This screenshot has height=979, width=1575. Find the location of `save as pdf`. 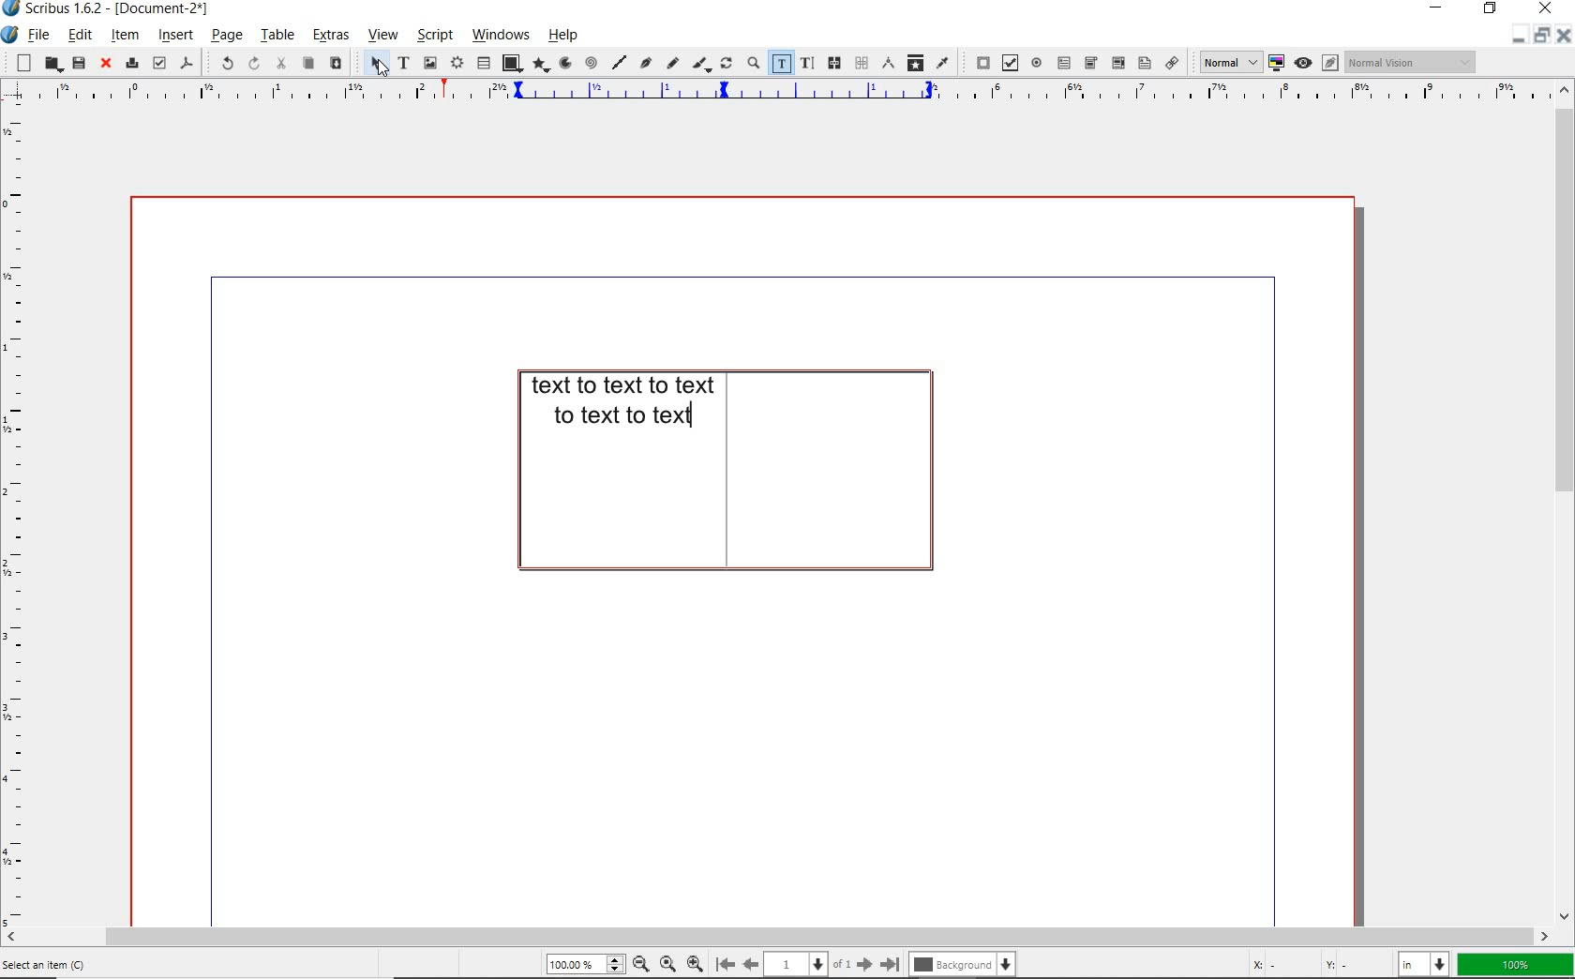

save as pdf is located at coordinates (187, 63).